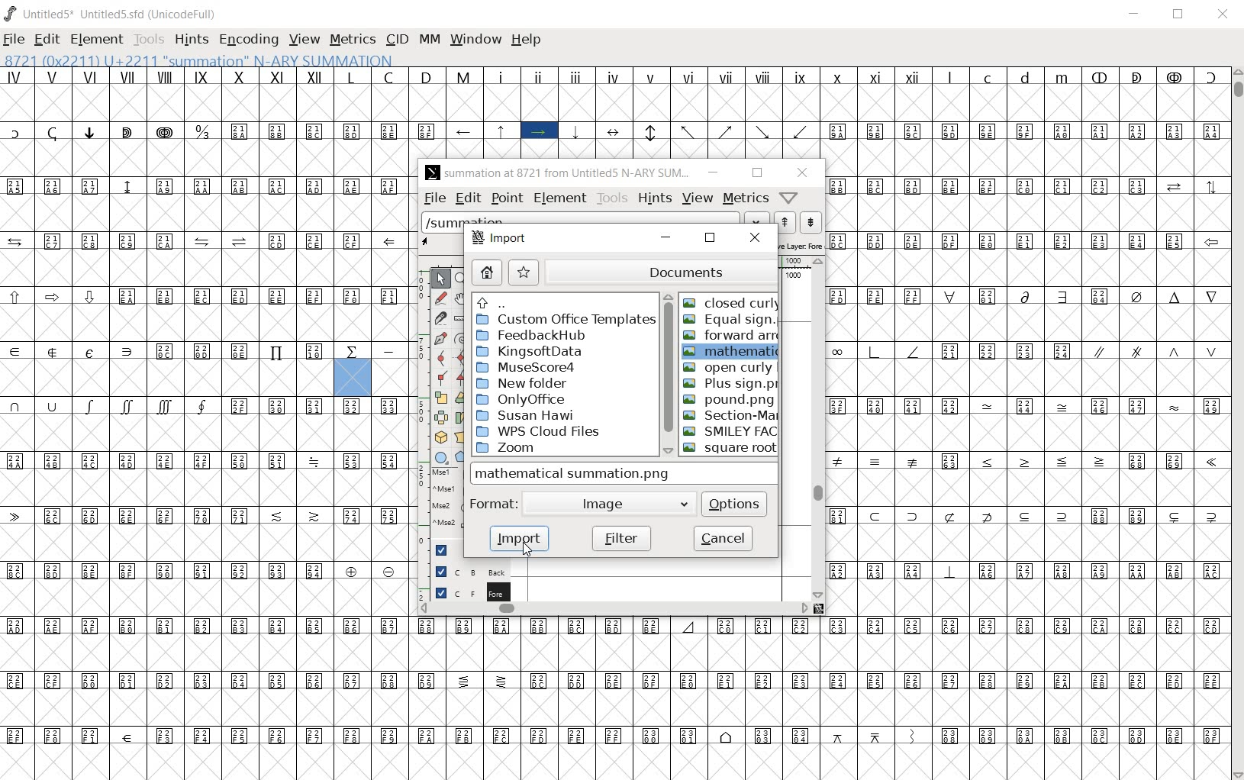 The image size is (1244, 780). Describe the element at coordinates (621, 539) in the screenshot. I see `filter` at that location.